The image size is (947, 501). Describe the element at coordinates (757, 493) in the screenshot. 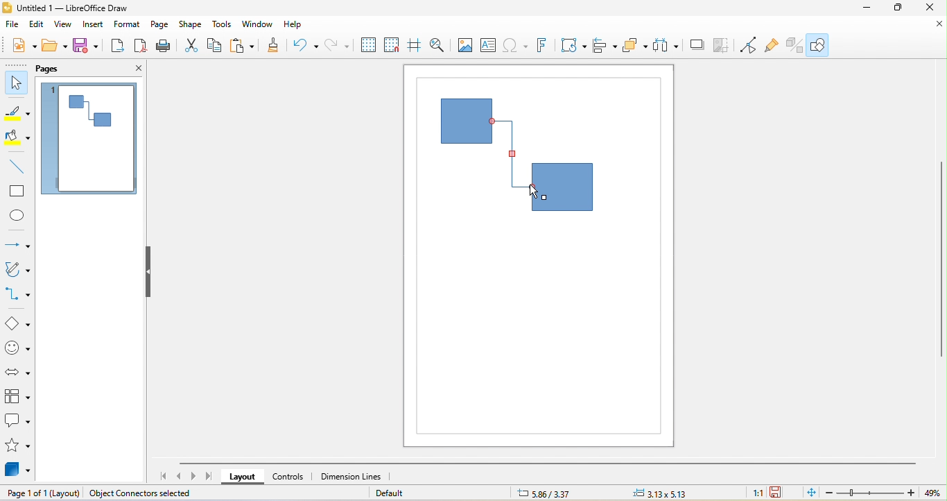

I see `1:1` at that location.